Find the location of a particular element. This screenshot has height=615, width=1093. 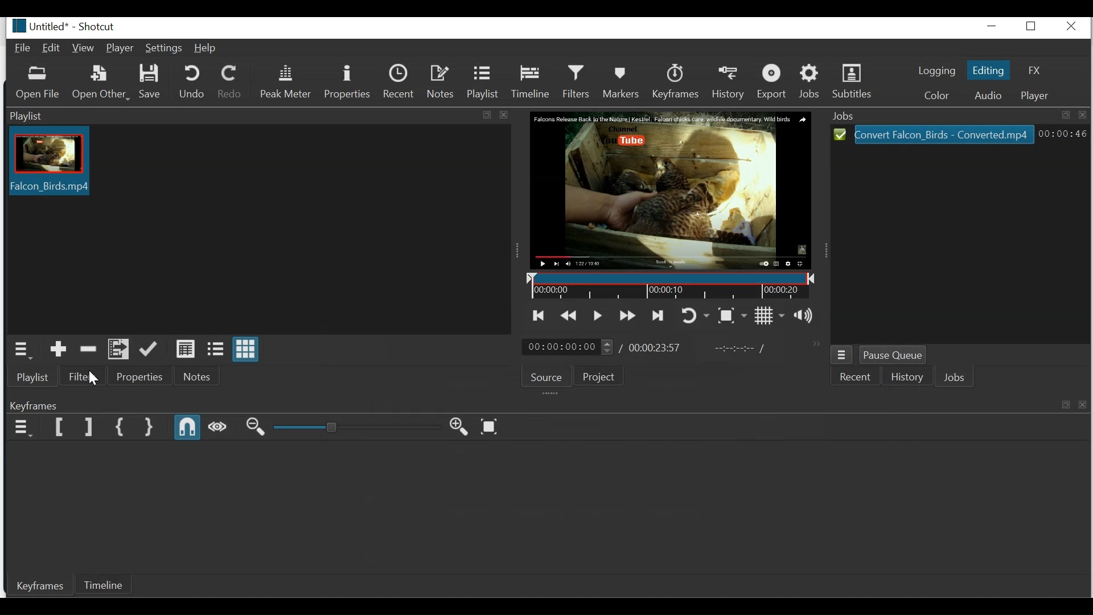

Markers is located at coordinates (622, 80).